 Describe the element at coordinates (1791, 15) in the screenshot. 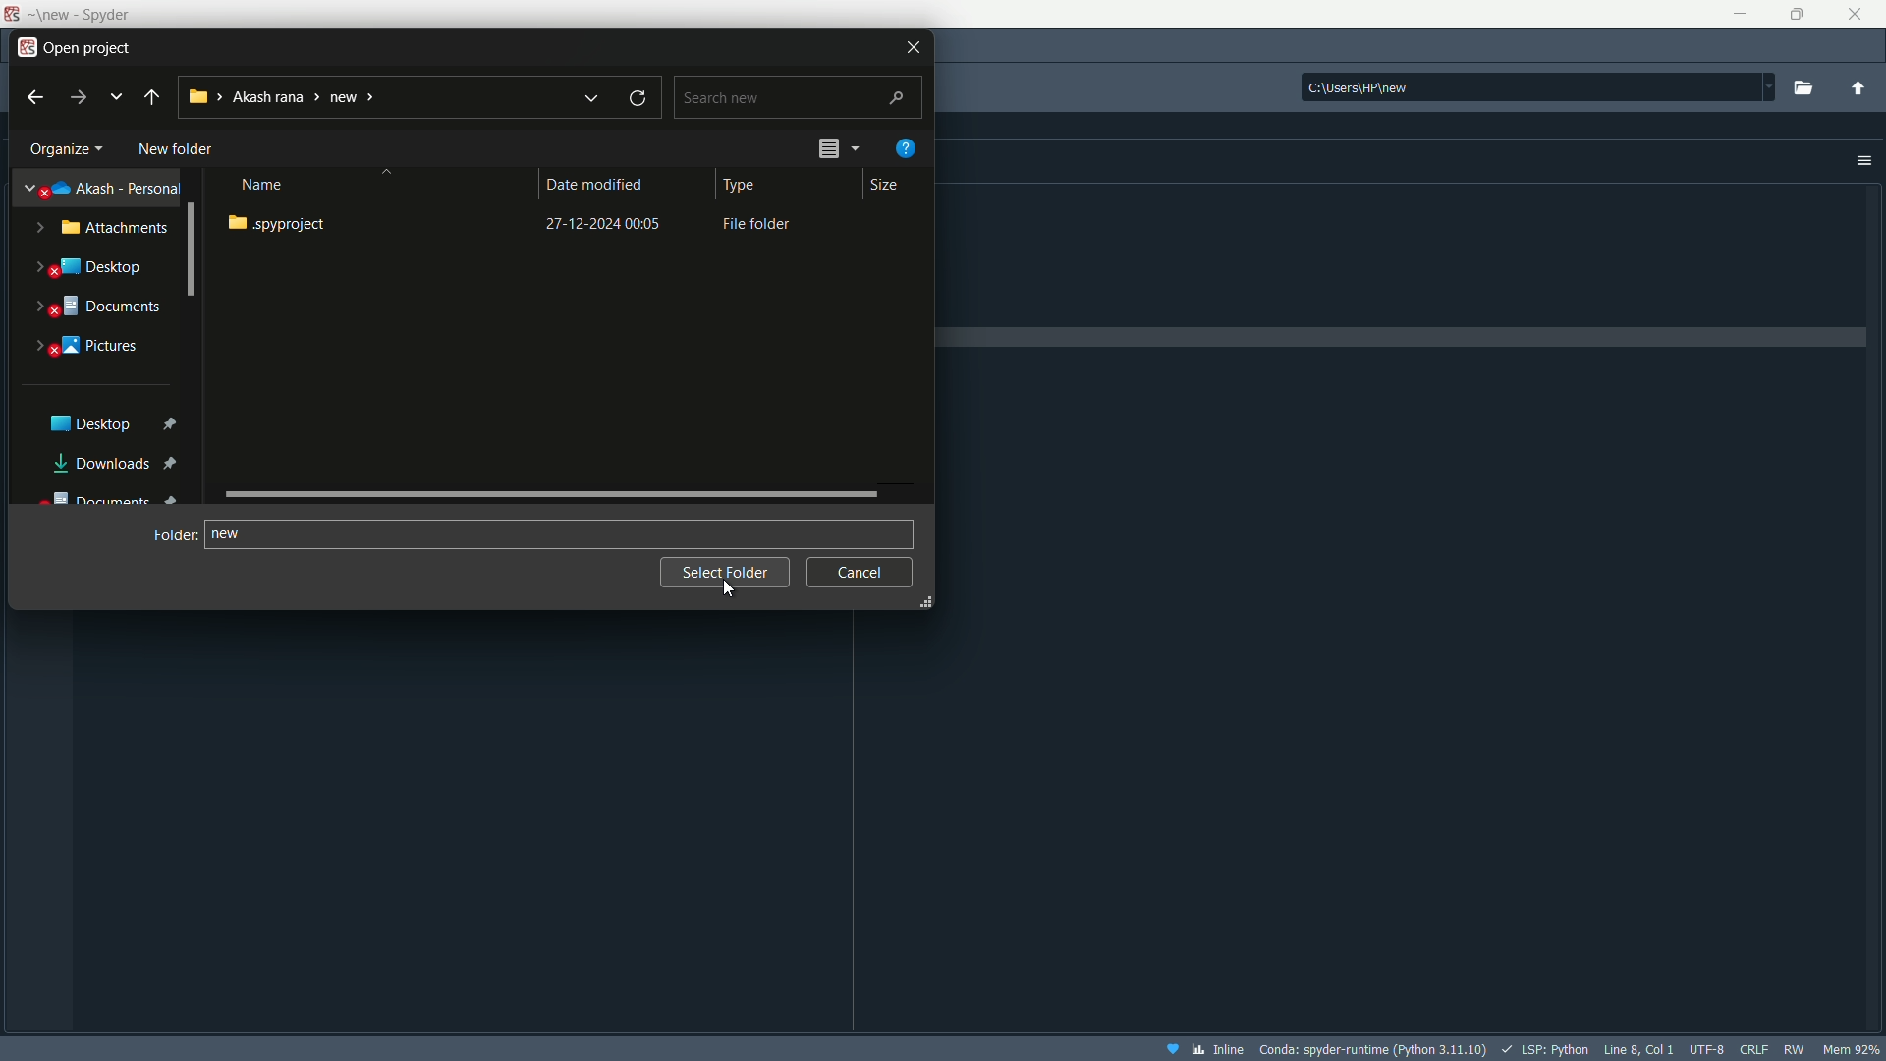

I see `maximize` at that location.